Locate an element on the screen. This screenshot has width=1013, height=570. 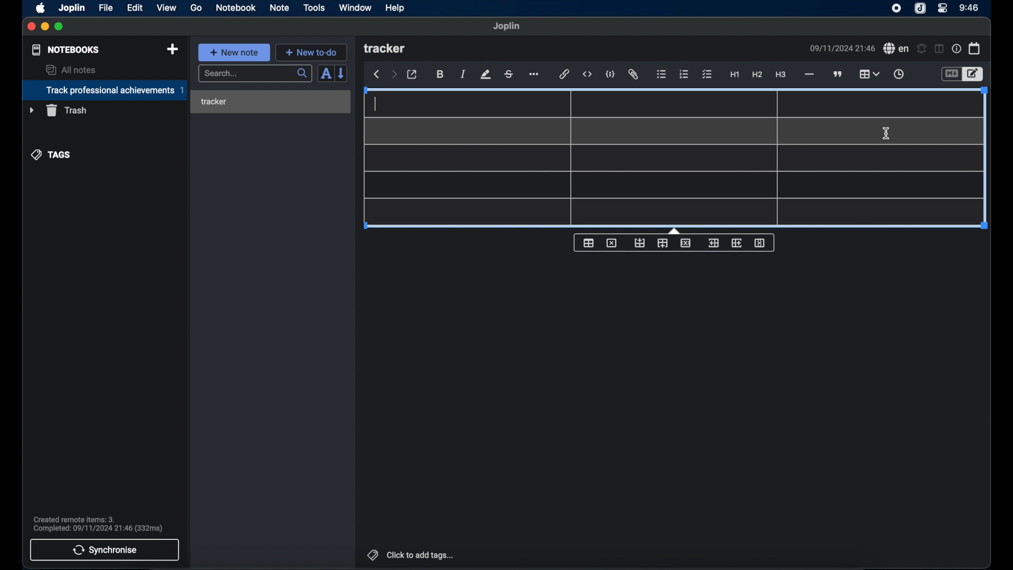
delete row is located at coordinates (685, 243).